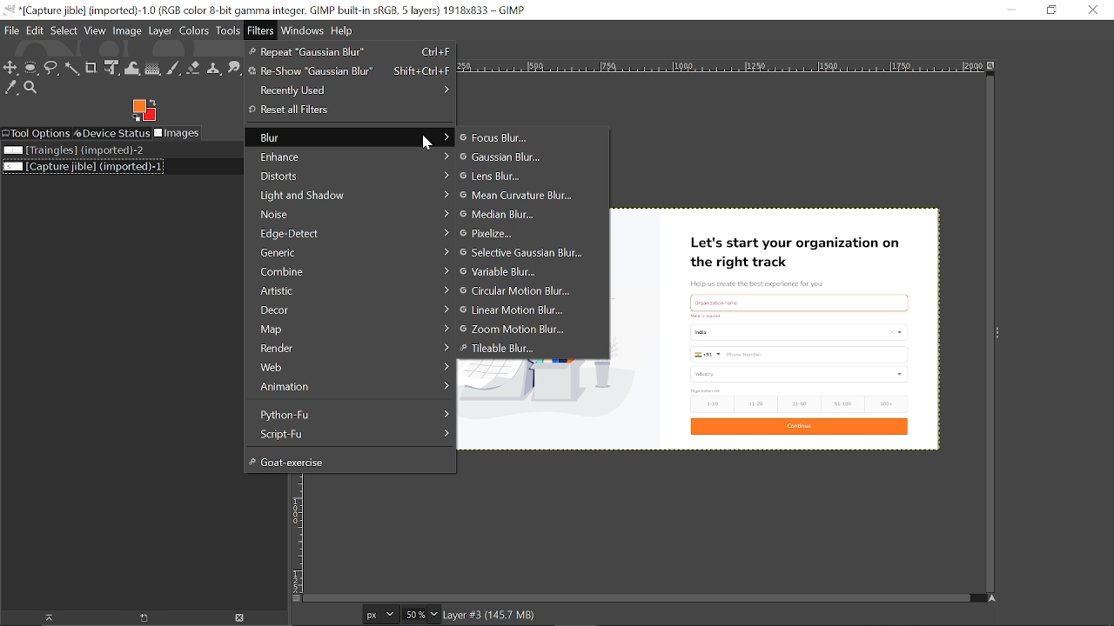  What do you see at coordinates (347, 461) in the screenshot?
I see `Goat-excercise` at bounding box center [347, 461].